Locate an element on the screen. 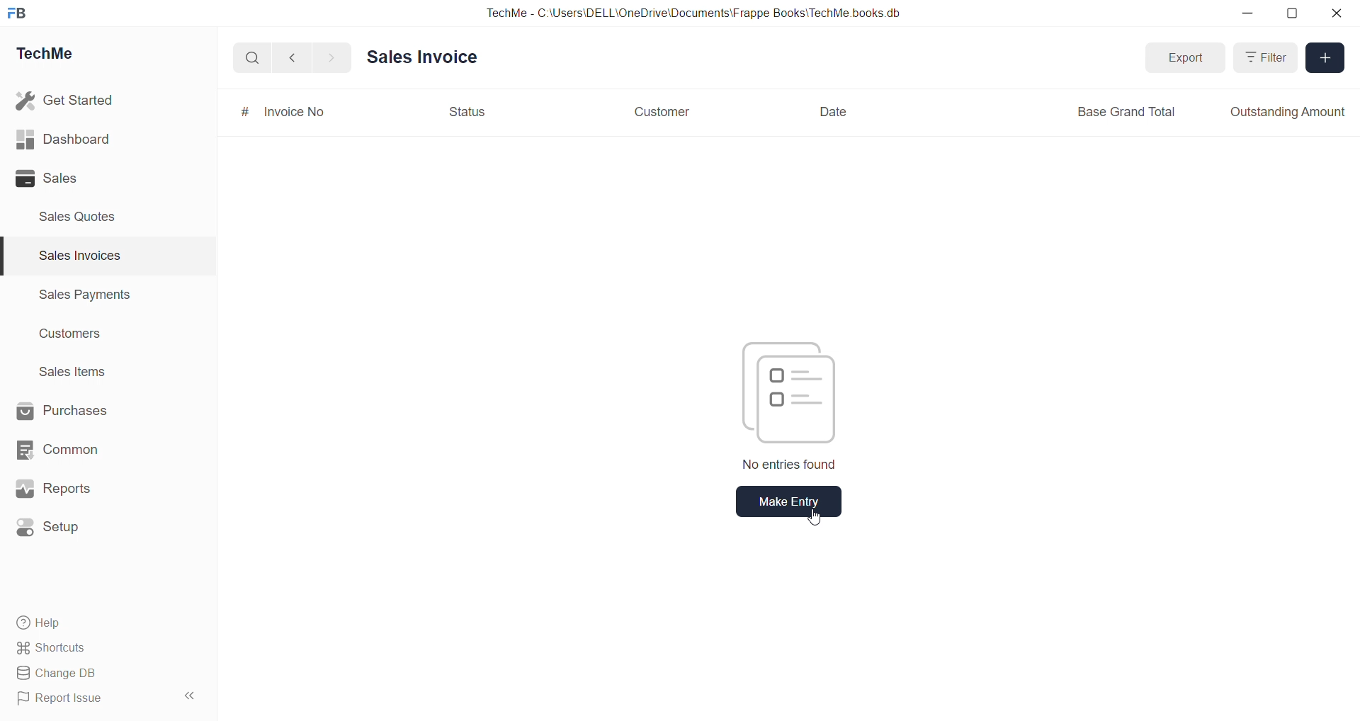 This screenshot has width=1360, height=721. Sales Payments is located at coordinates (86, 293).